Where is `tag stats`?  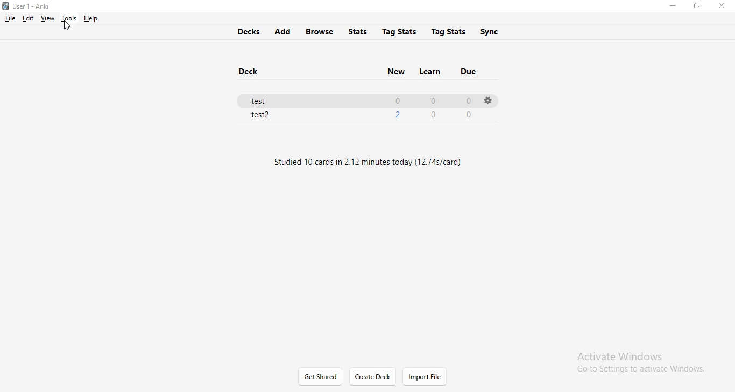 tag stats is located at coordinates (397, 32).